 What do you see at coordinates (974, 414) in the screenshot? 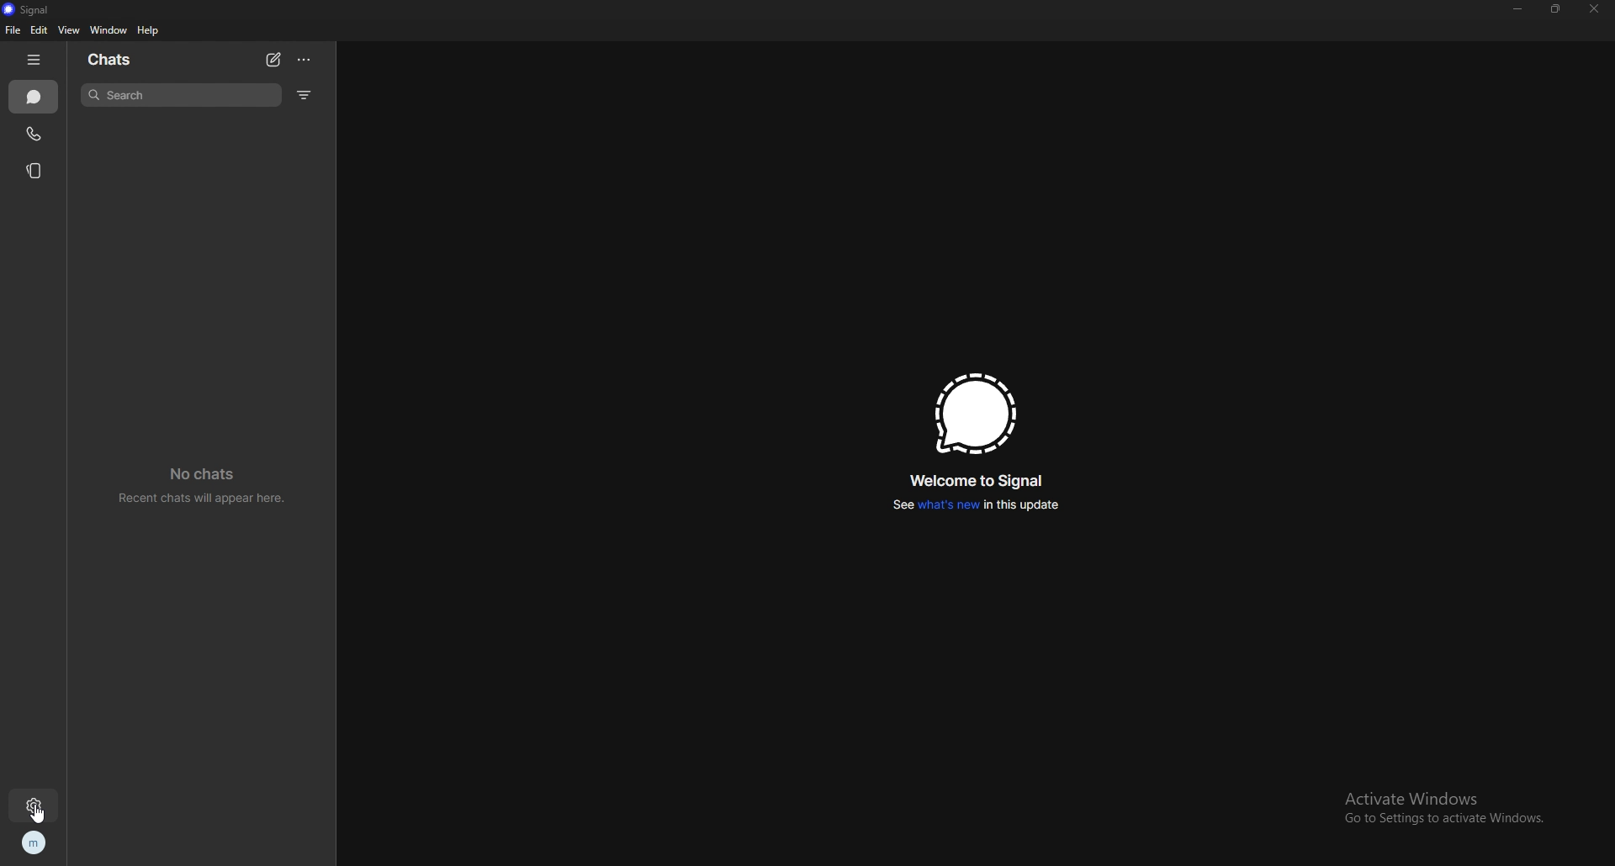
I see `signal logo` at bounding box center [974, 414].